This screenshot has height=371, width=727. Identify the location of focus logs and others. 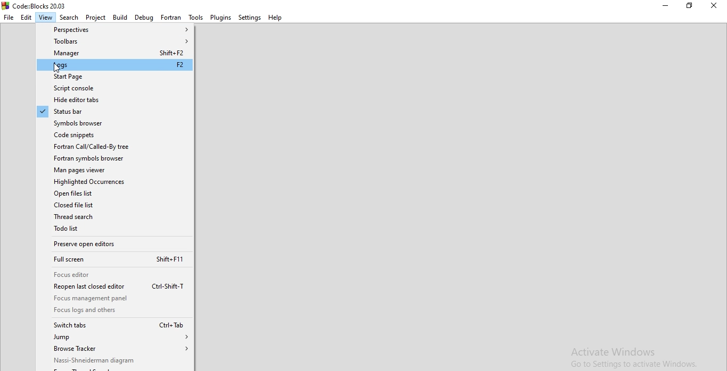
(115, 310).